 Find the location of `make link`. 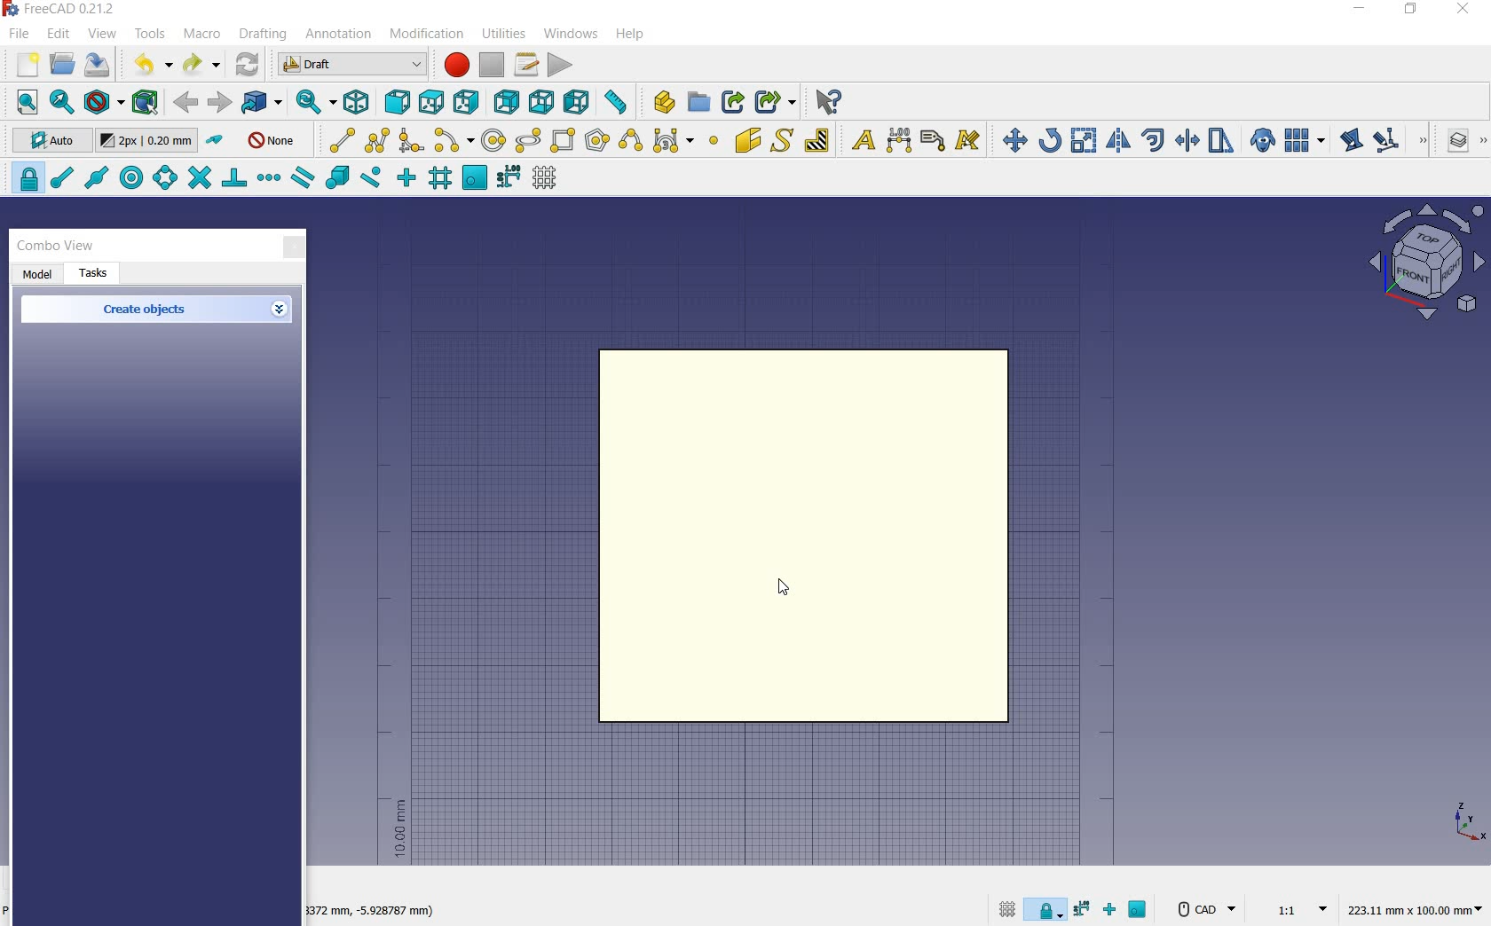

make link is located at coordinates (733, 100).